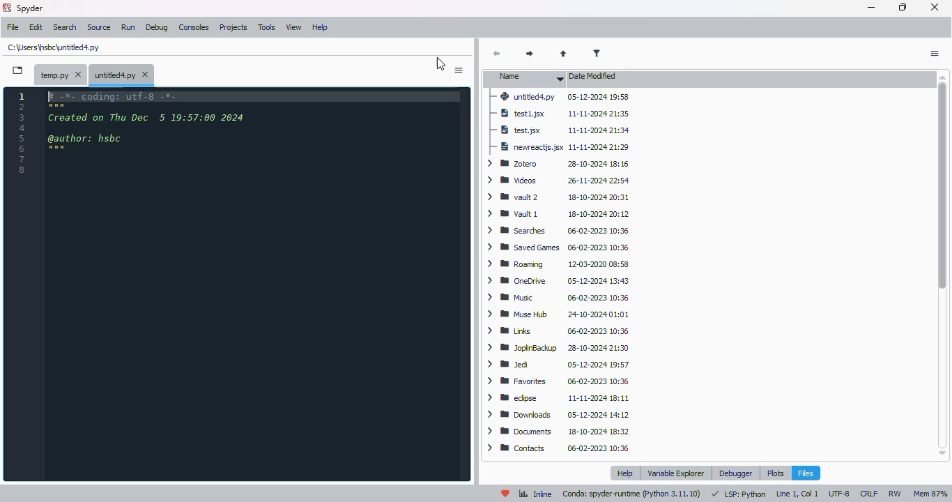  What do you see at coordinates (735, 473) in the screenshot?
I see `debugger` at bounding box center [735, 473].